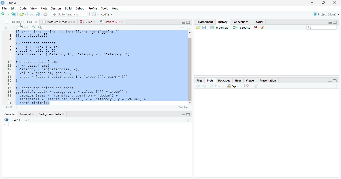  Describe the element at coordinates (6, 120) in the screenshot. I see `logo` at that location.